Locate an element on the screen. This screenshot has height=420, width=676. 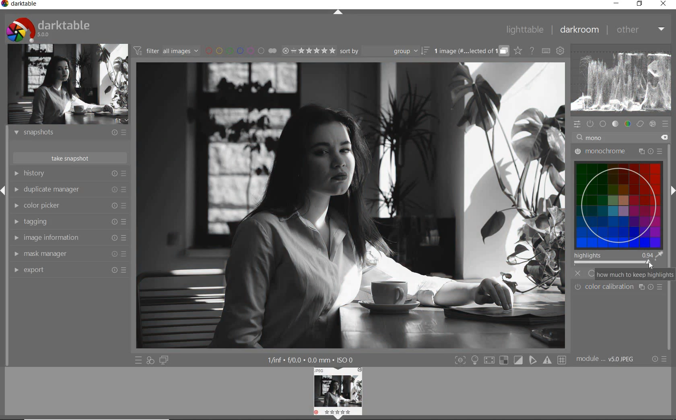
darkroom is located at coordinates (580, 30).